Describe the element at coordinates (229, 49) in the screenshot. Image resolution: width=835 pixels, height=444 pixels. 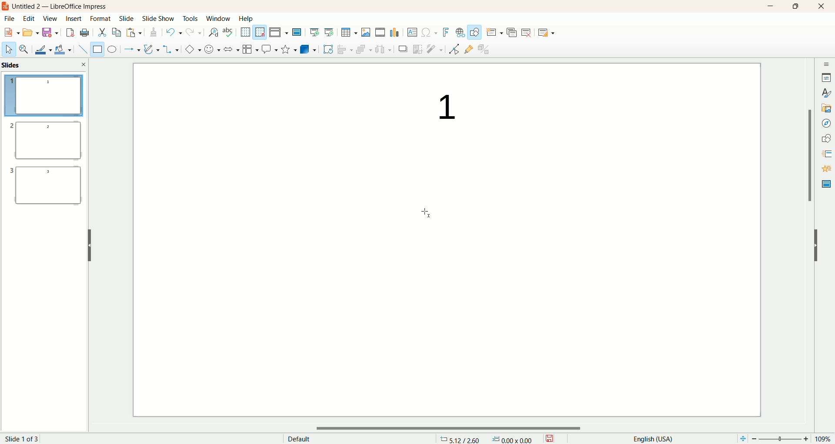
I see `block arrow` at that location.